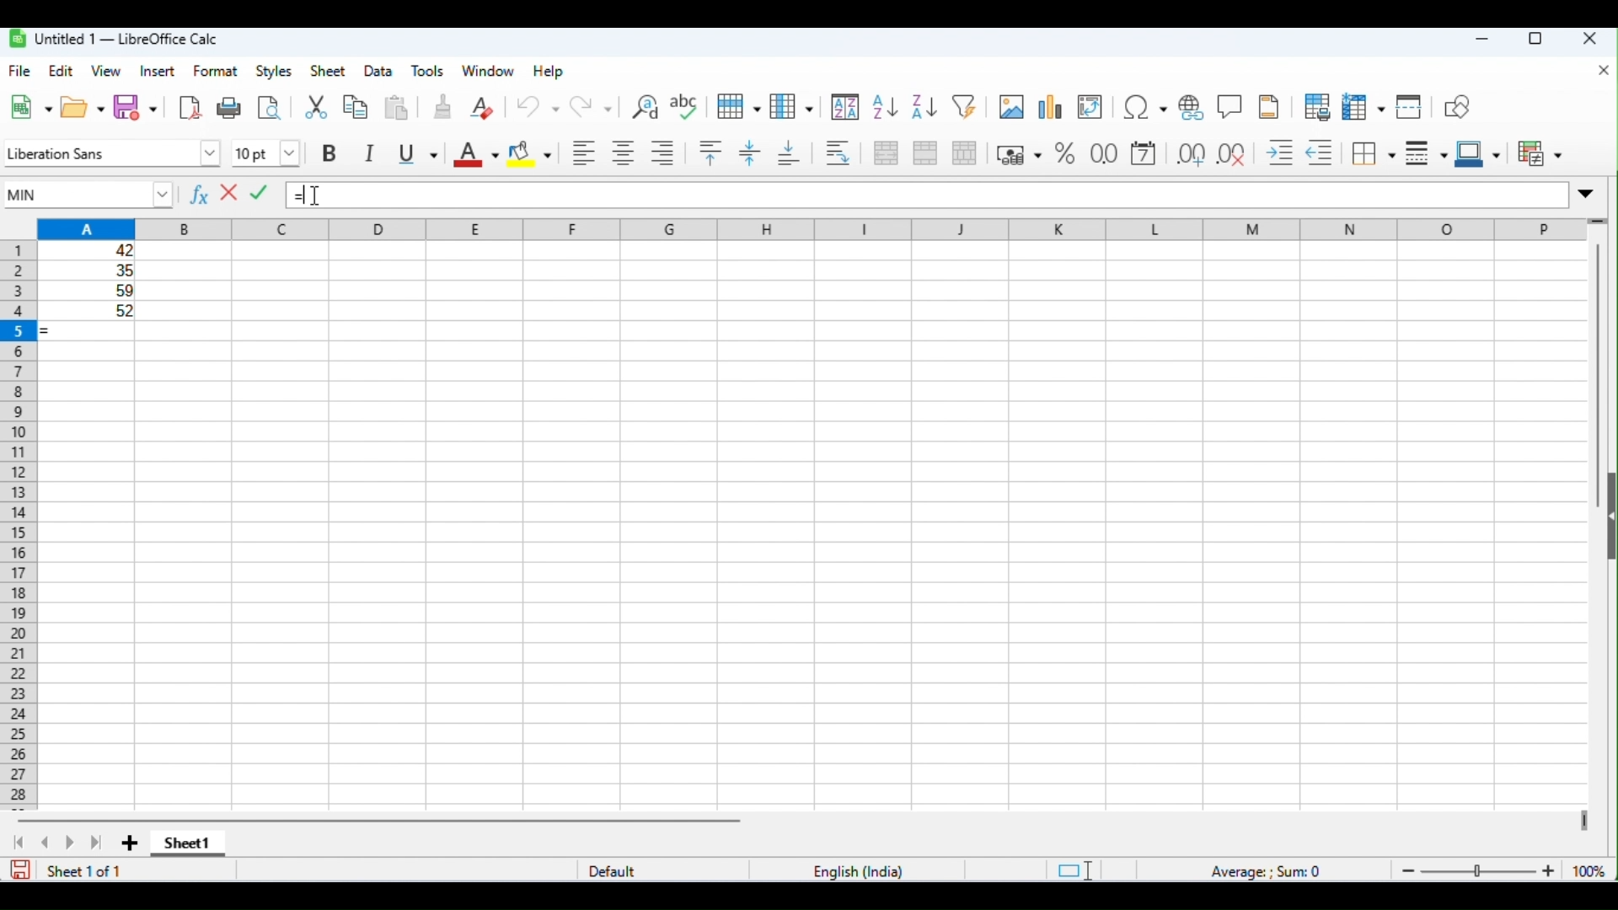 The height and width of the screenshot is (910, 1618). I want to click on toggle print preview, so click(1315, 106).